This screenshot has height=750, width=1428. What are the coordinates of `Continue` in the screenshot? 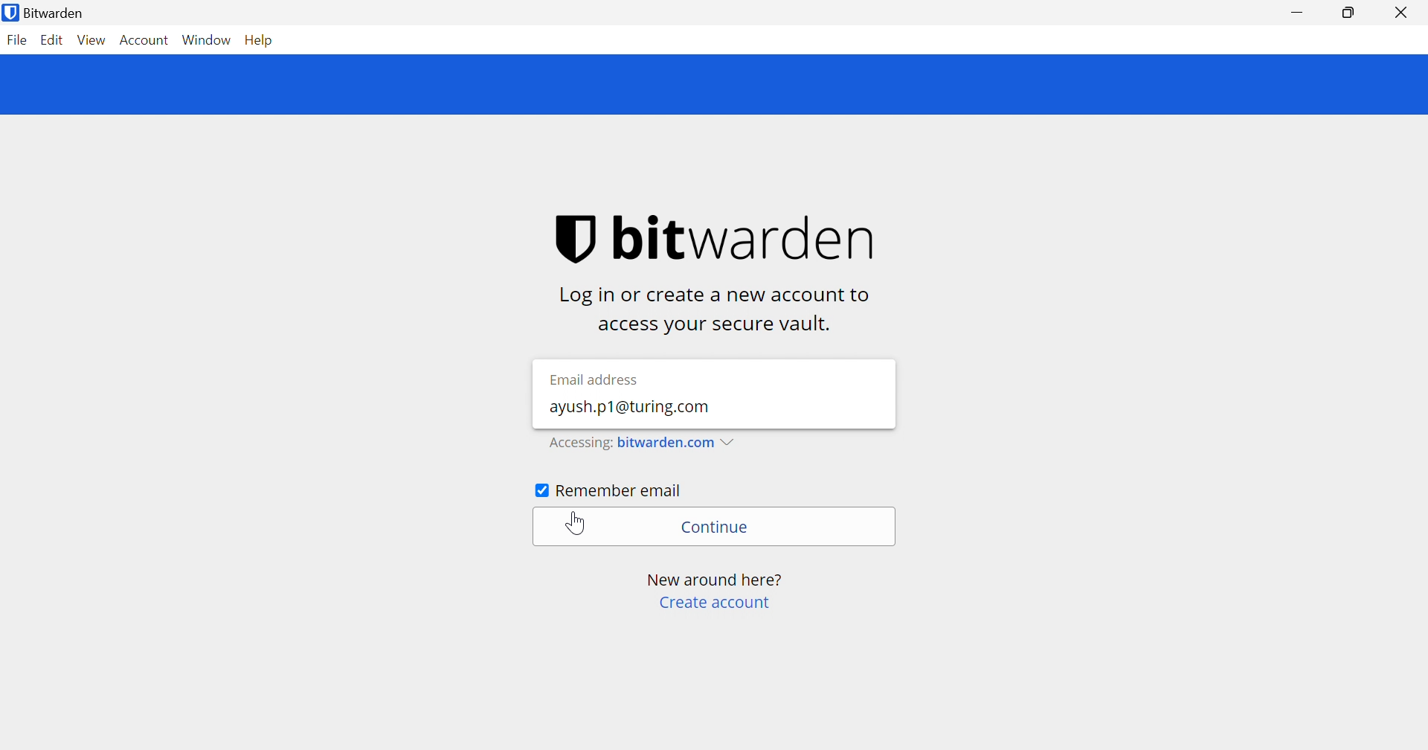 It's located at (713, 528).